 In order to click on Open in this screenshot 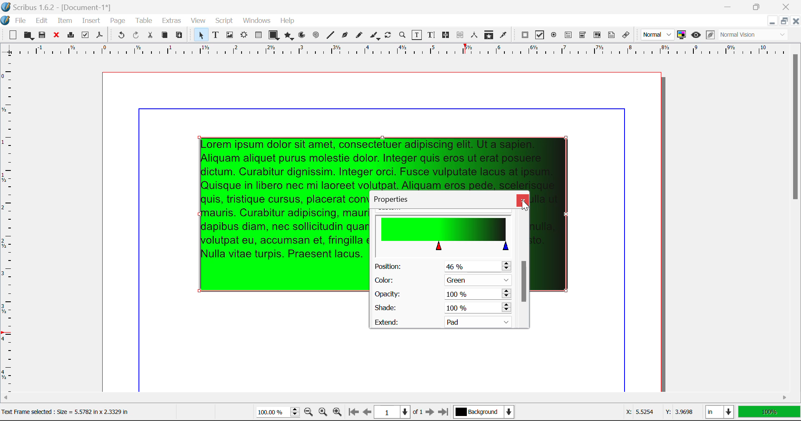, I will do `click(30, 36)`.